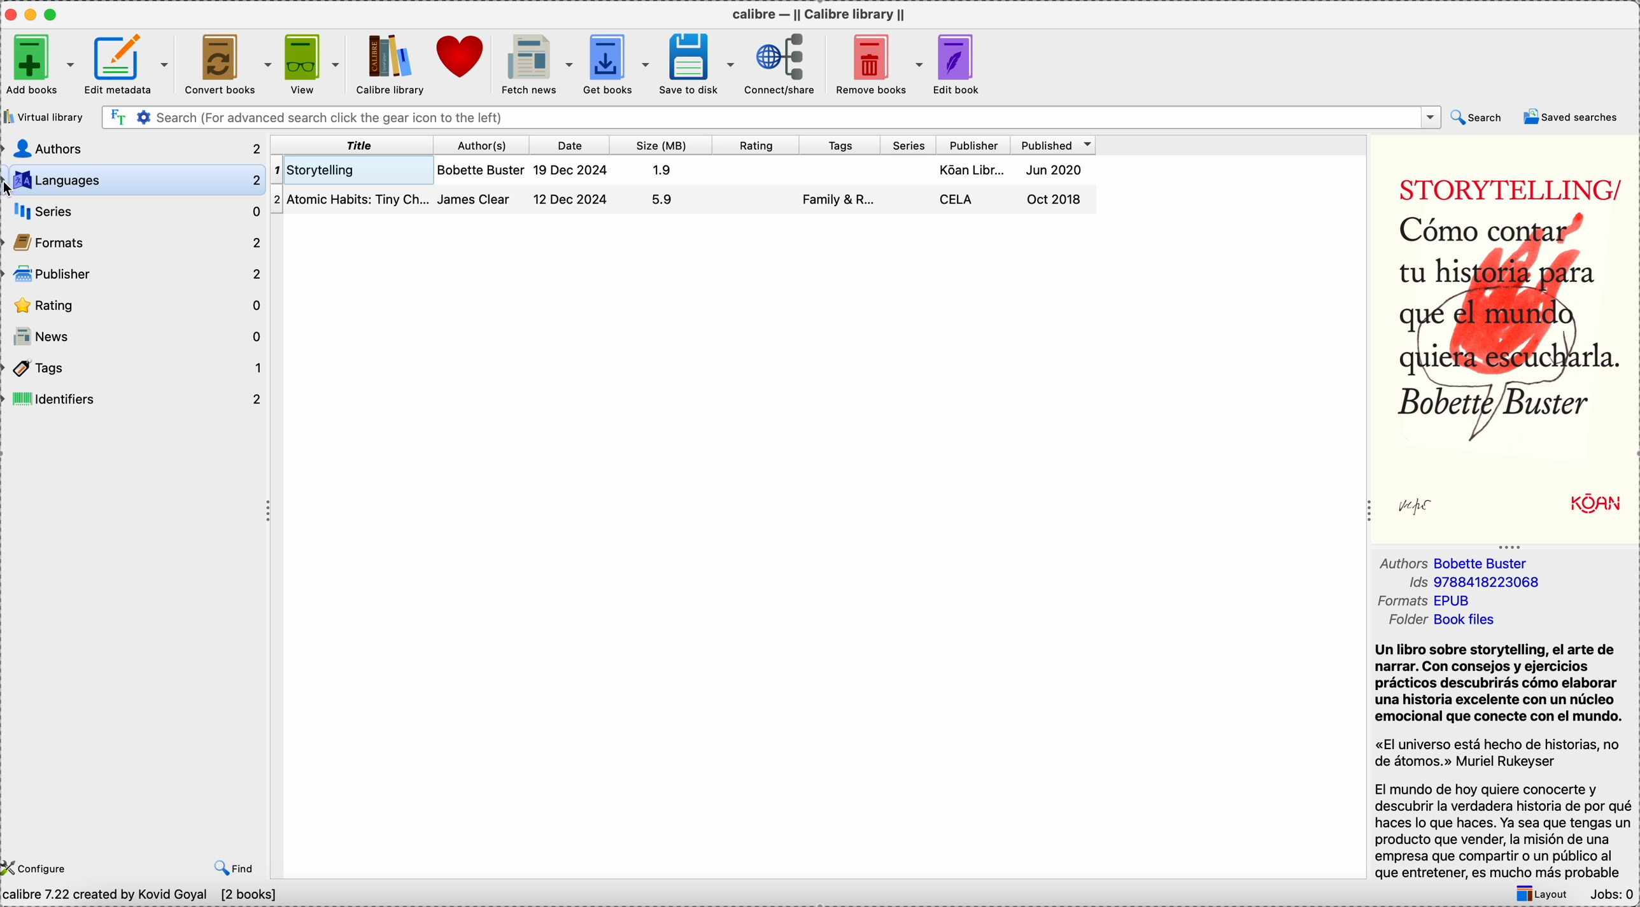  I want to click on author(s), so click(484, 146).